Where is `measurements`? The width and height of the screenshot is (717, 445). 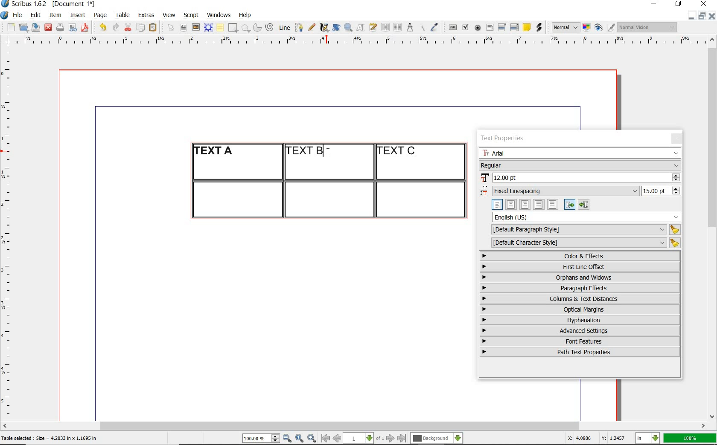
measurements is located at coordinates (410, 28).